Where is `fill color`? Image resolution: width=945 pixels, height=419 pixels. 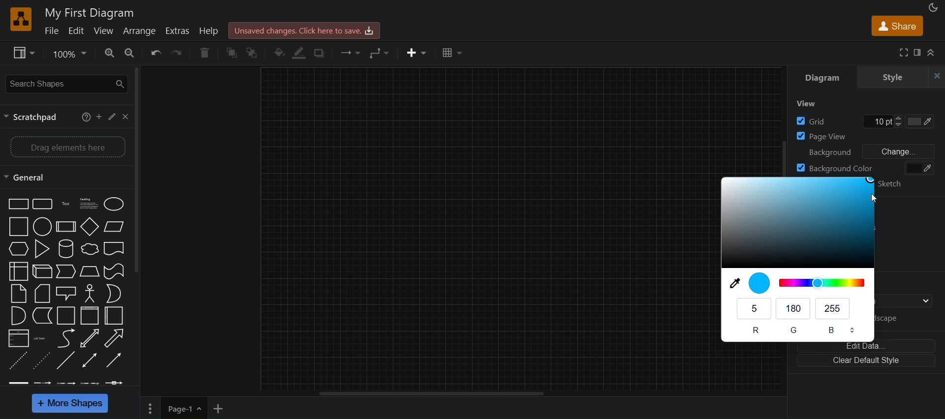 fill color is located at coordinates (279, 54).